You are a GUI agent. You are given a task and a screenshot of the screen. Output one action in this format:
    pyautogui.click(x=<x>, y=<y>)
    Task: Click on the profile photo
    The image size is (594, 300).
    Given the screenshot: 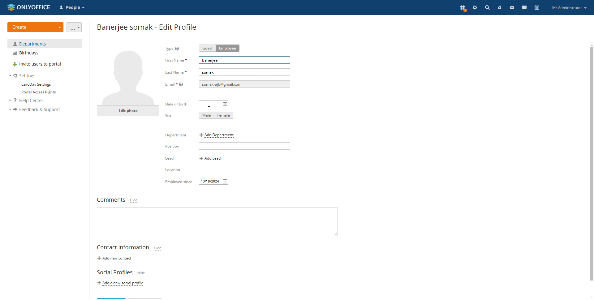 What is the action you would take?
    pyautogui.click(x=128, y=74)
    